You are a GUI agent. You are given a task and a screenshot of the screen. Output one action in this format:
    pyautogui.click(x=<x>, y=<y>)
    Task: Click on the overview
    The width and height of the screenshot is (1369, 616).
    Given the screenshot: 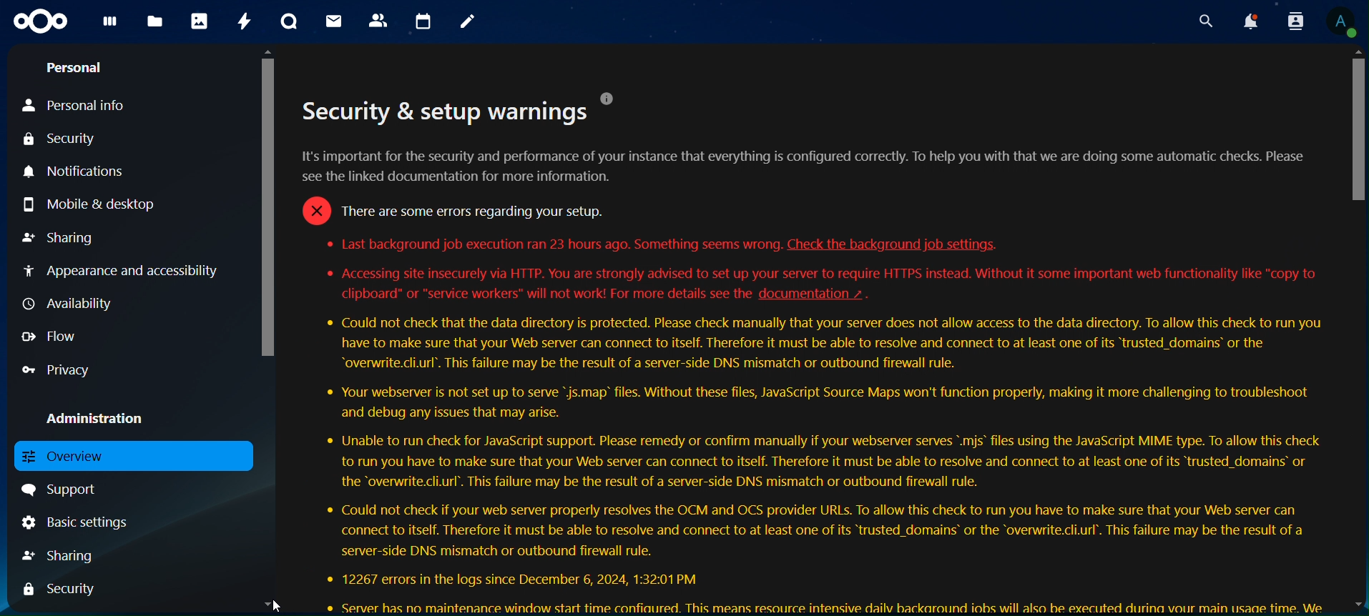 What is the action you would take?
    pyautogui.click(x=82, y=455)
    